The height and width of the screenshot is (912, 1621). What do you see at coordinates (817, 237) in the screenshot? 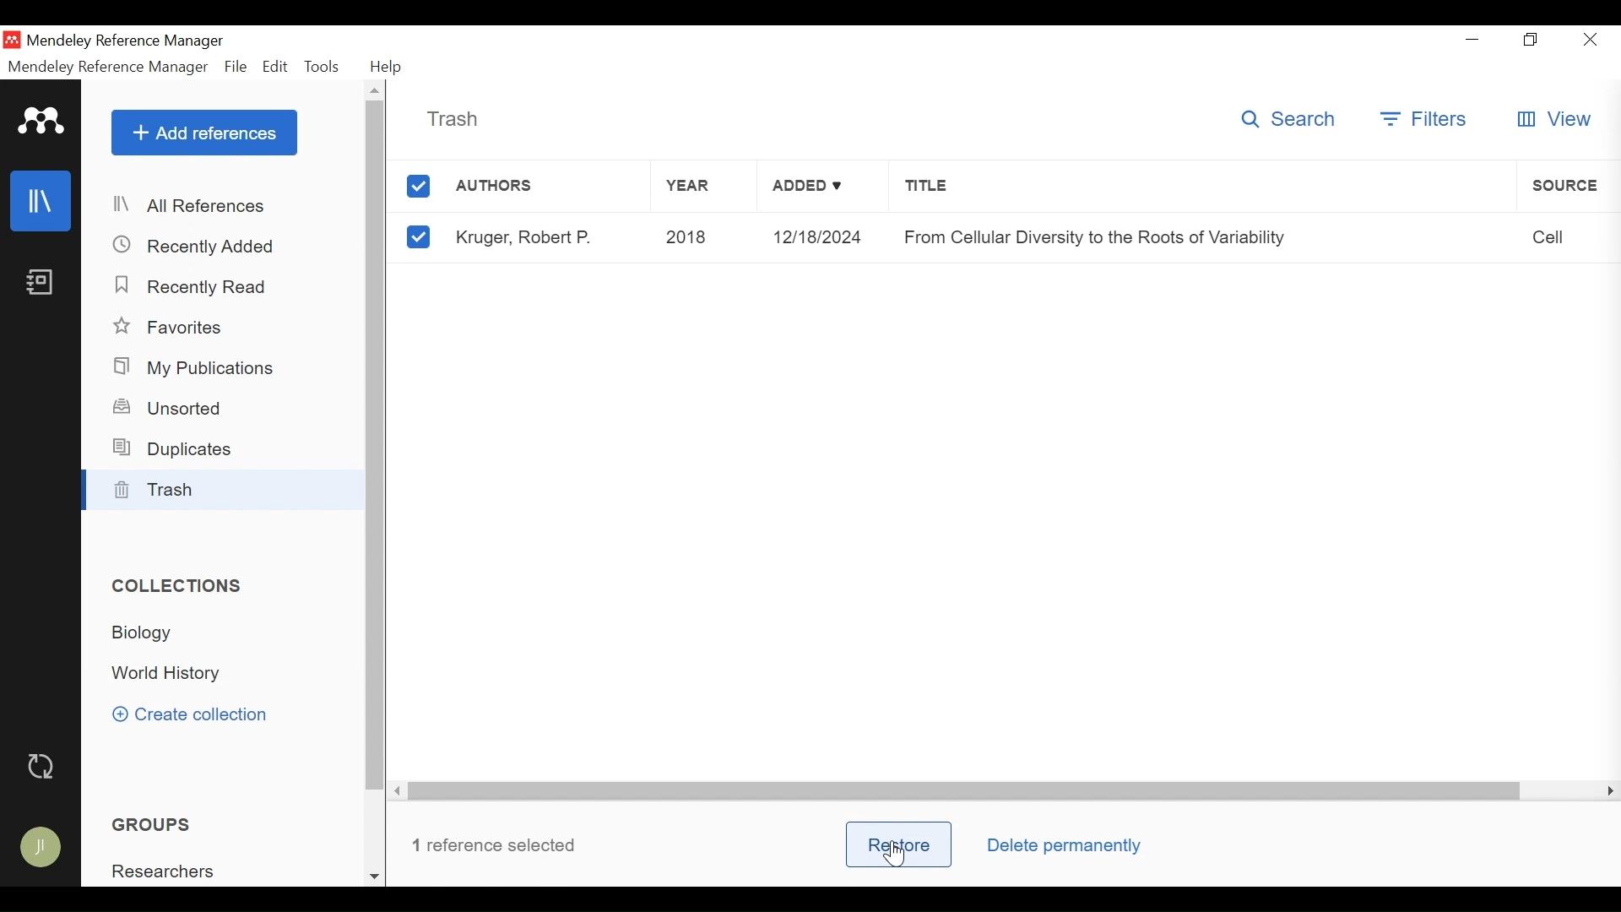
I see `12/18/2024` at bounding box center [817, 237].